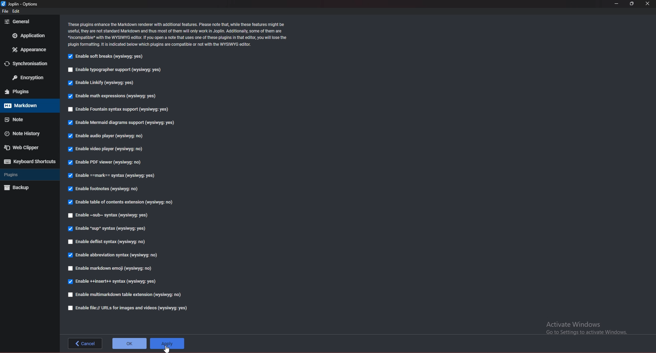  What do you see at coordinates (114, 254) in the screenshot?
I see `enable abbreviation syntax` at bounding box center [114, 254].